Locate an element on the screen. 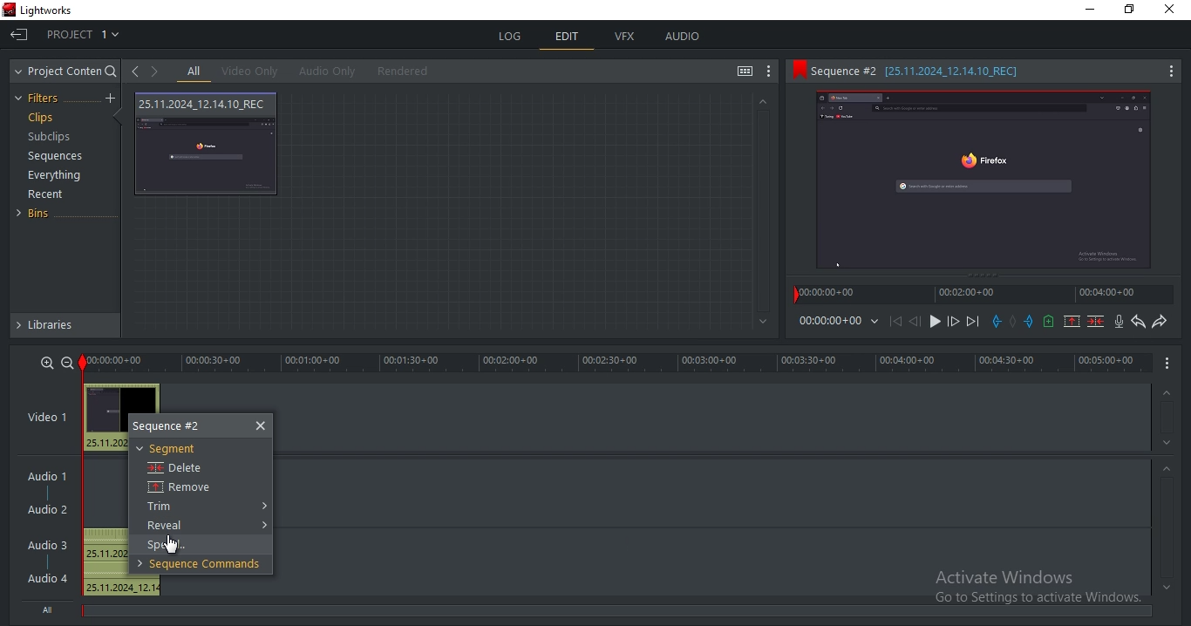  audio only is located at coordinates (329, 71).